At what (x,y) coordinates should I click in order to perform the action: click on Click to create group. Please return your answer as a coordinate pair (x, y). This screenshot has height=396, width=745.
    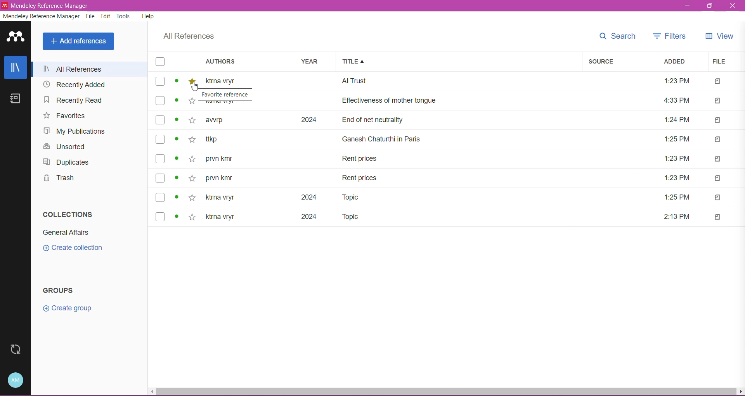
    Looking at the image, I should click on (70, 309).